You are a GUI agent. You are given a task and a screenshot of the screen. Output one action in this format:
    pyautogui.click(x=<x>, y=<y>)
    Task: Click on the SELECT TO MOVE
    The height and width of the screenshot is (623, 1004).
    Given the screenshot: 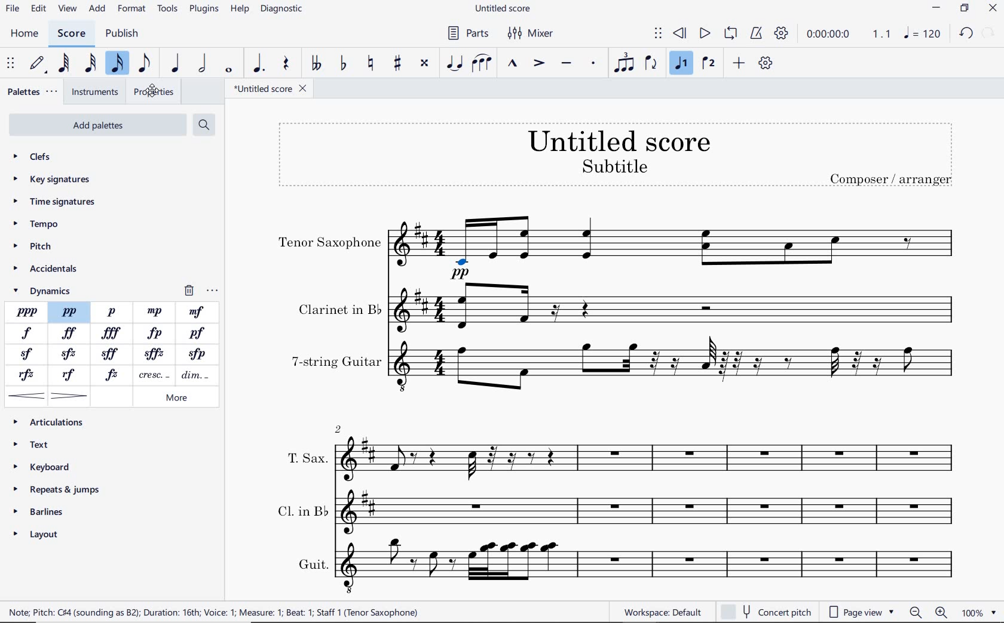 What is the action you would take?
    pyautogui.click(x=660, y=34)
    